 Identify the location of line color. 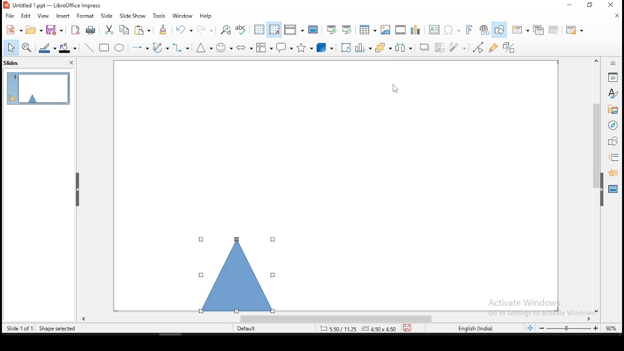
(47, 47).